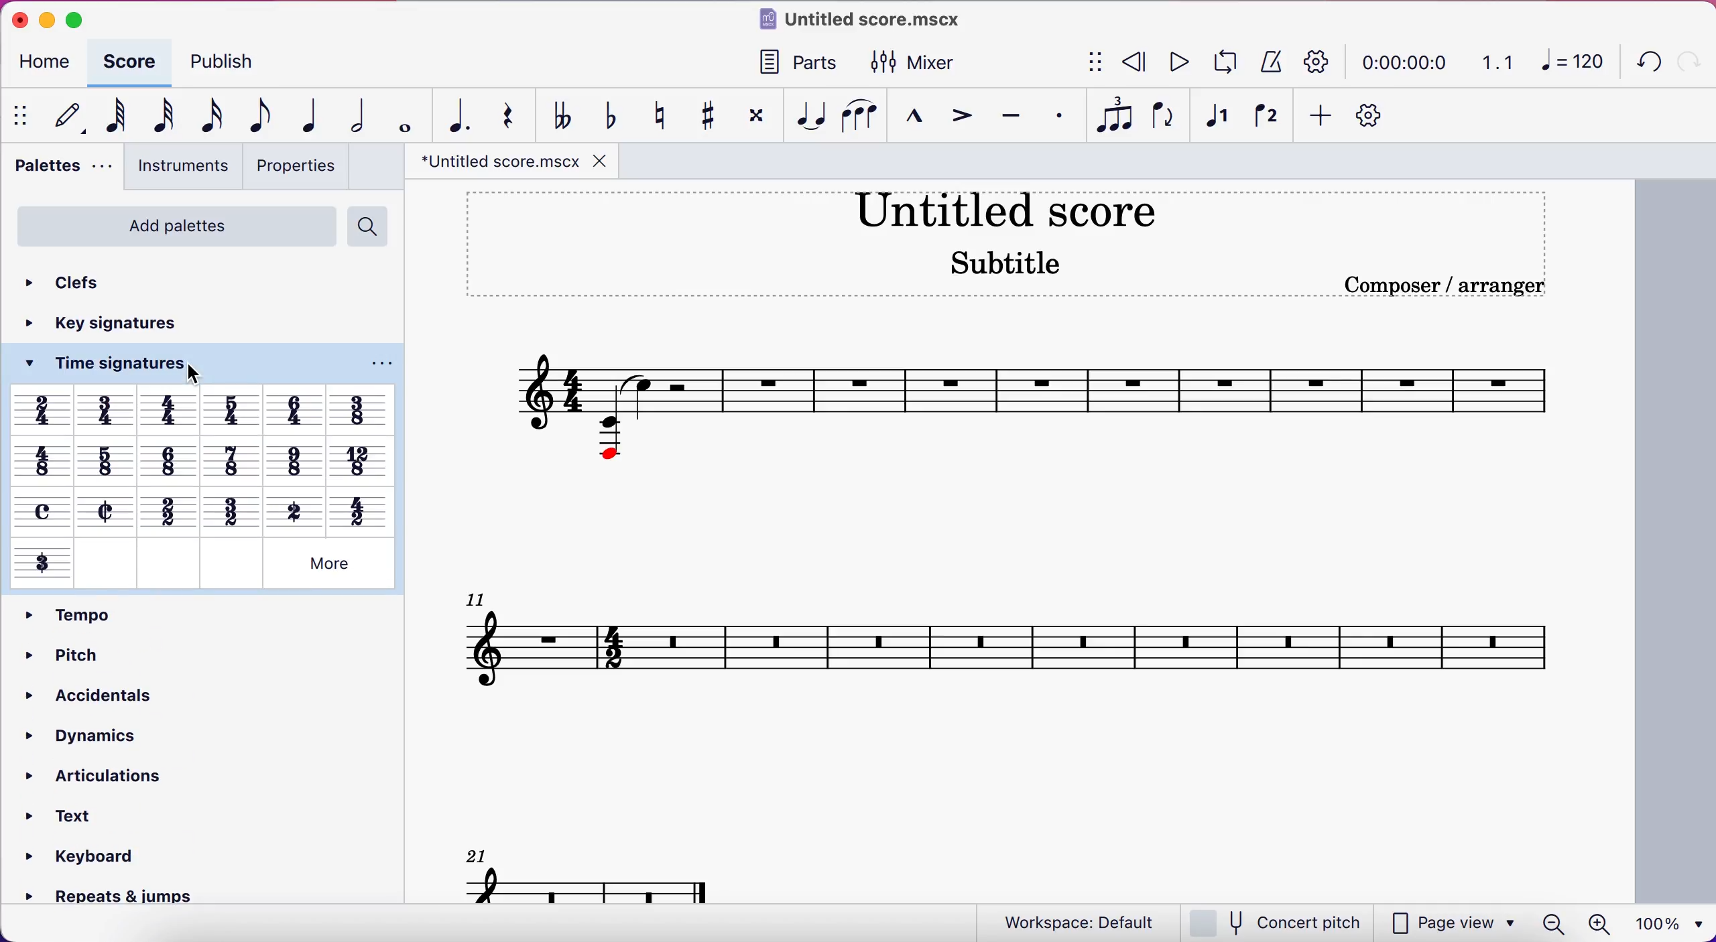 Image resolution: width=1716 pixels, height=942 pixels. What do you see at coordinates (68, 118) in the screenshot?
I see `default` at bounding box center [68, 118].